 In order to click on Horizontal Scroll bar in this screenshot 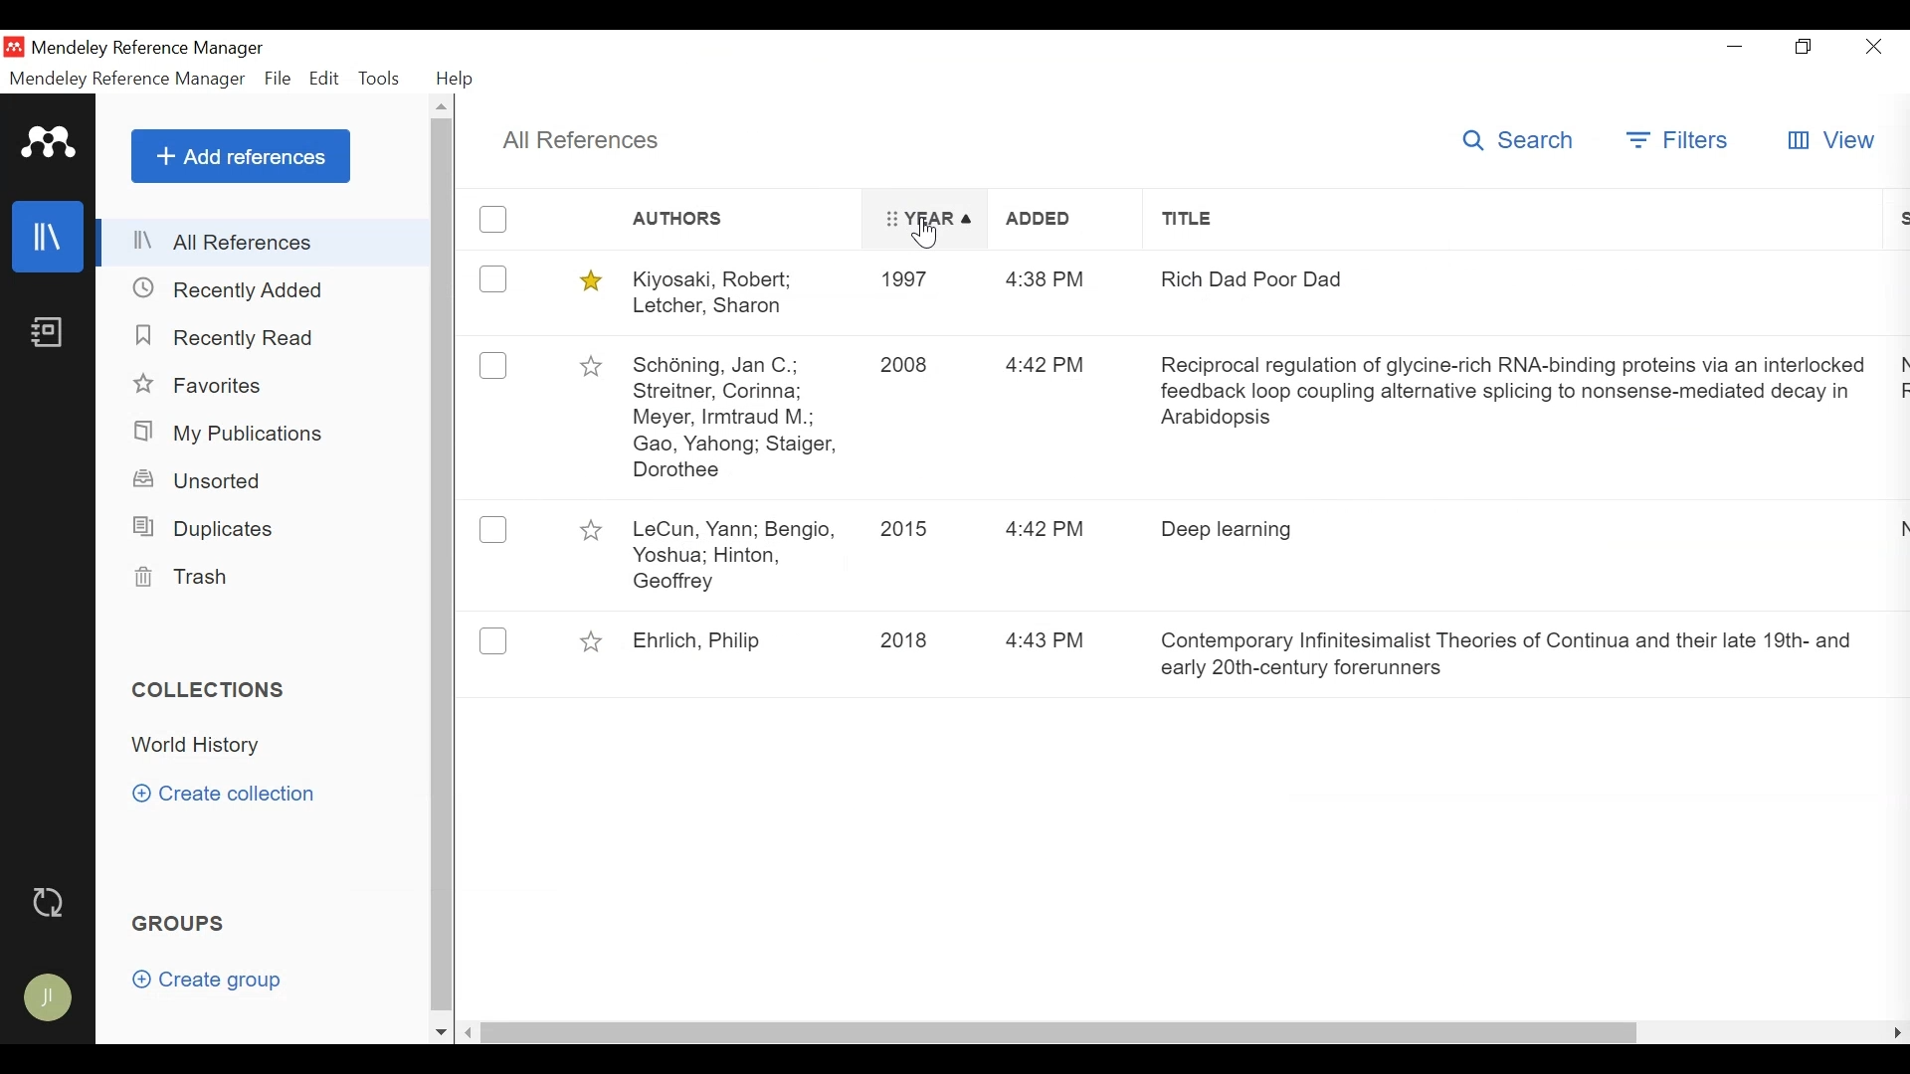, I will do `click(1184, 1031)`.